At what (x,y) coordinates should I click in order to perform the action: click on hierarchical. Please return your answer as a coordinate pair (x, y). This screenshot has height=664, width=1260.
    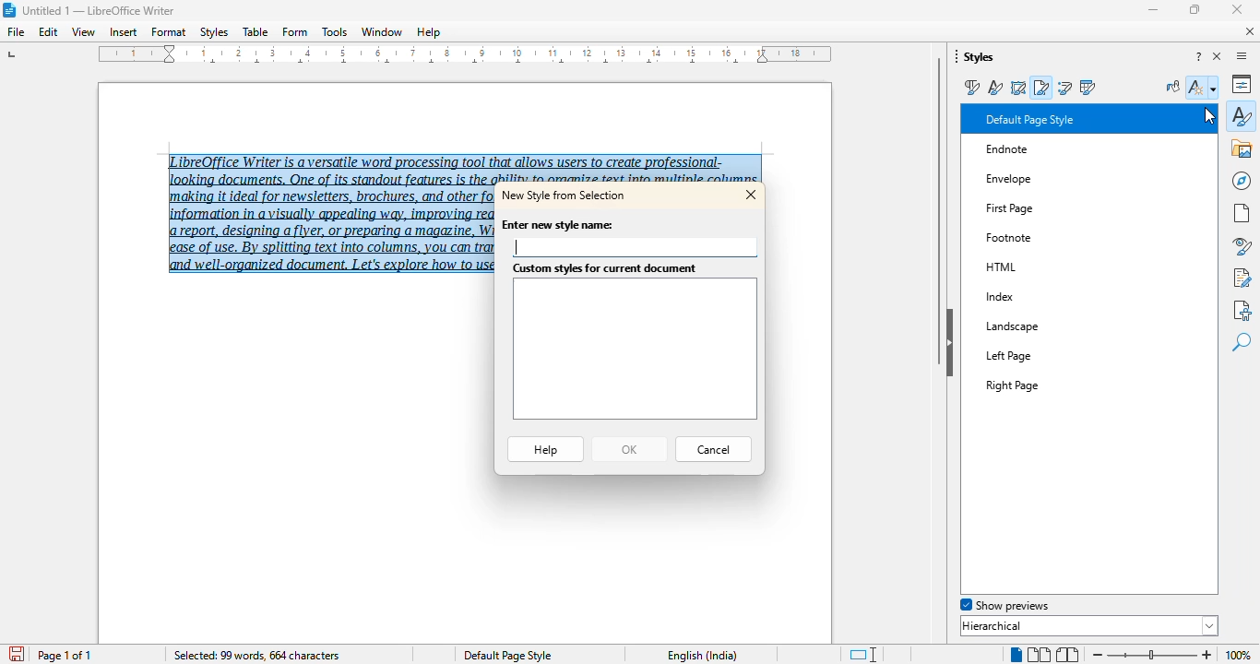
    Looking at the image, I should click on (1089, 625).